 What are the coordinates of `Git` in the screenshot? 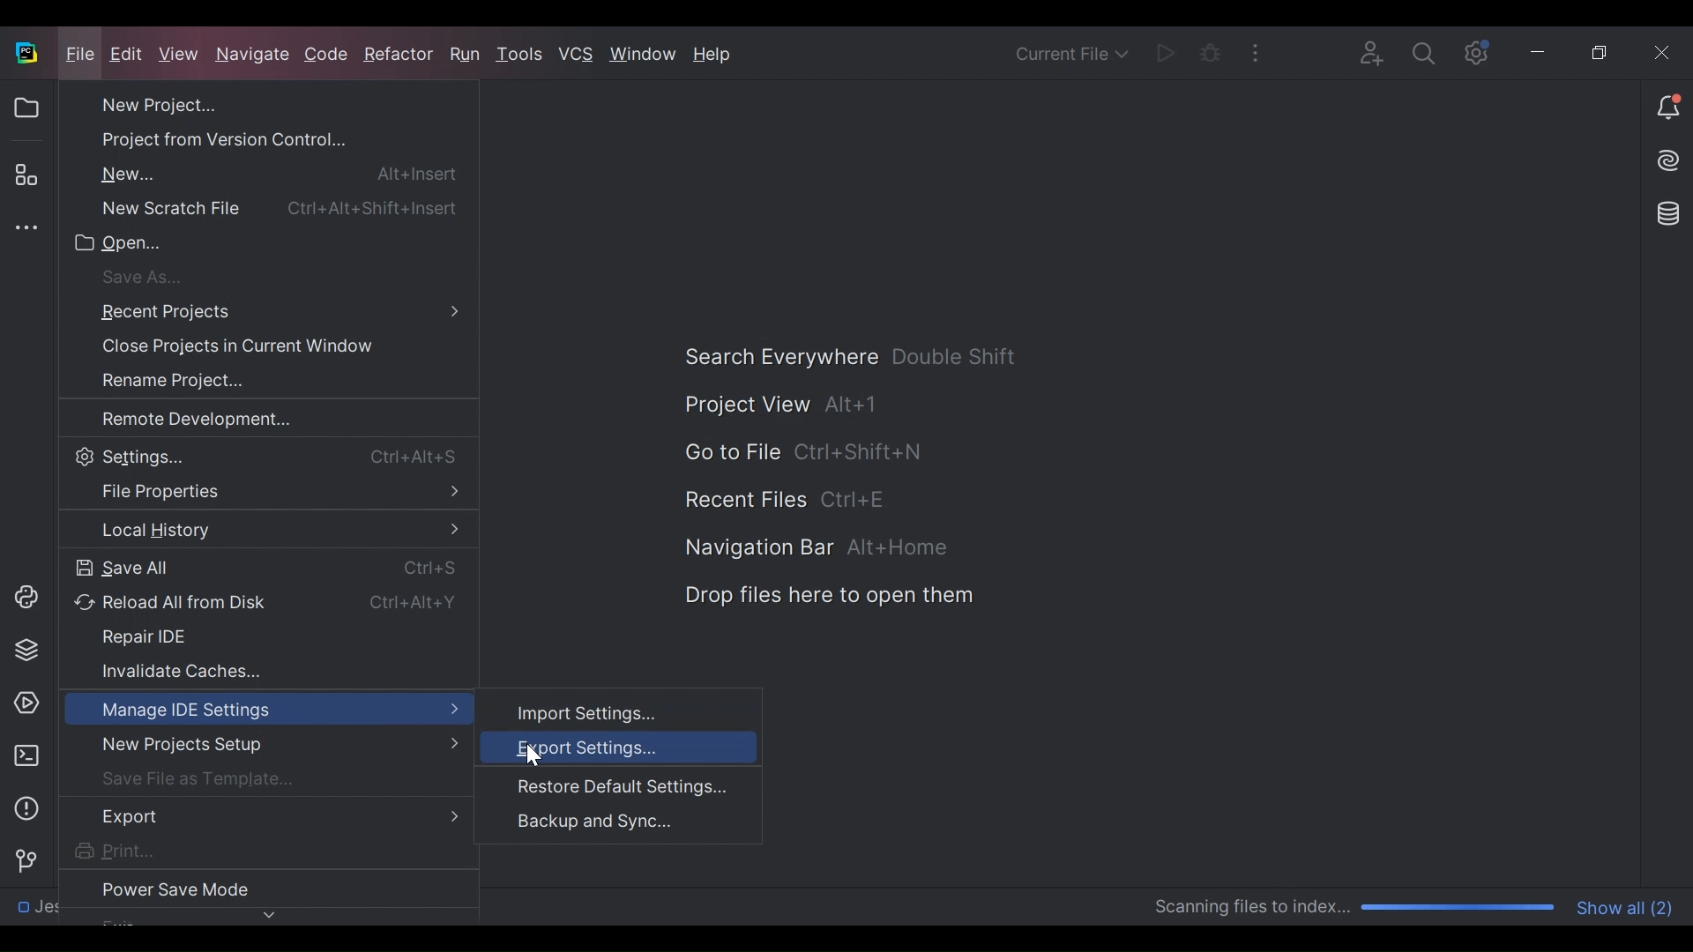 It's located at (21, 859).